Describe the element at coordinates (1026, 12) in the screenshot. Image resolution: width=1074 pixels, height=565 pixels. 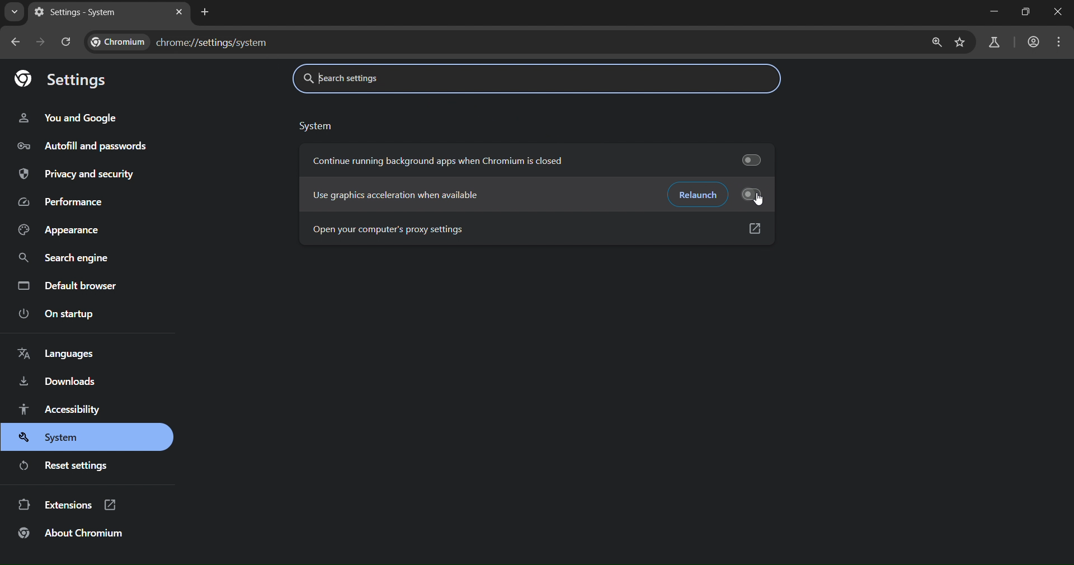
I see `Maximize` at that location.